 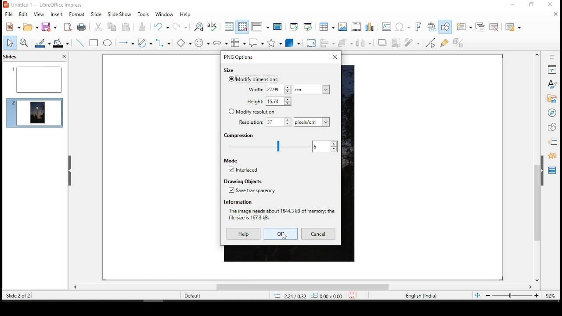 What do you see at coordinates (238, 202) in the screenshot?
I see `information` at bounding box center [238, 202].